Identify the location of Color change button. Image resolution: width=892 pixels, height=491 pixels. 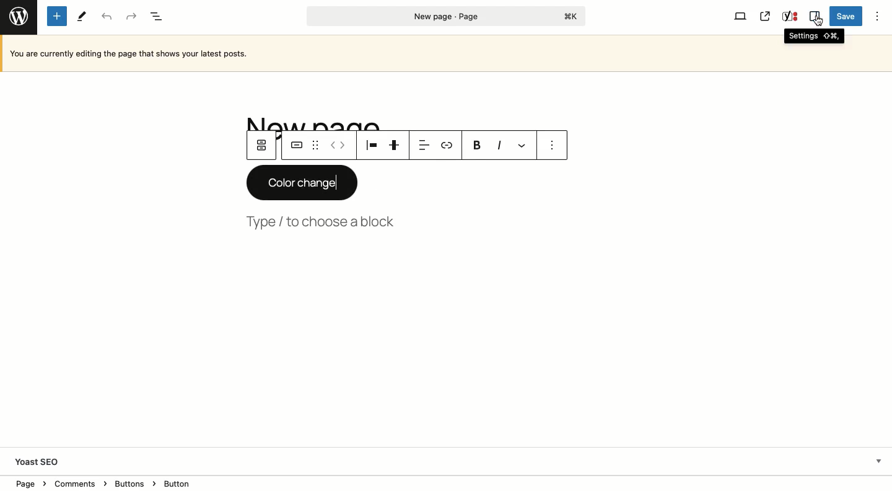
(302, 182).